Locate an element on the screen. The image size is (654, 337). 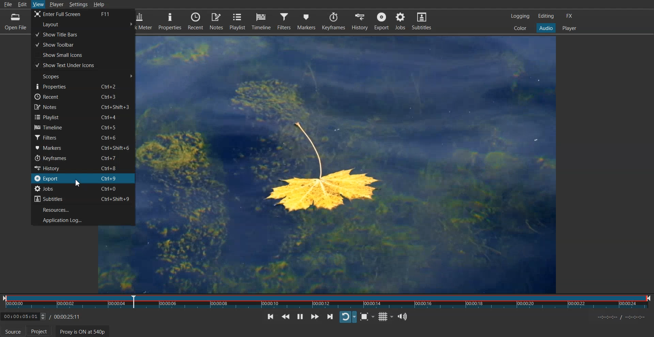
History is located at coordinates (360, 21).